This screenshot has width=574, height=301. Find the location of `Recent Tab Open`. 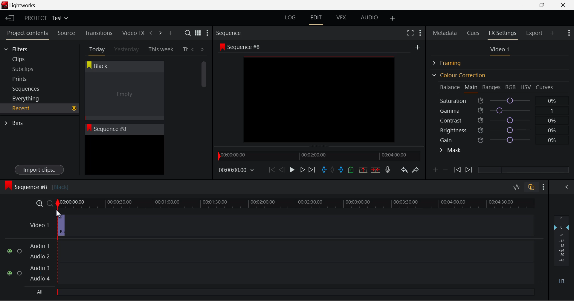

Recent Tab Open is located at coordinates (39, 108).